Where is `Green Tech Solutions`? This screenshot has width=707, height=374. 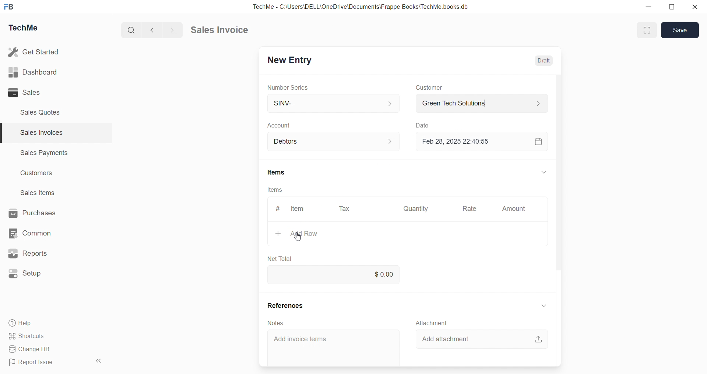
Green Tech Solutions is located at coordinates (483, 103).